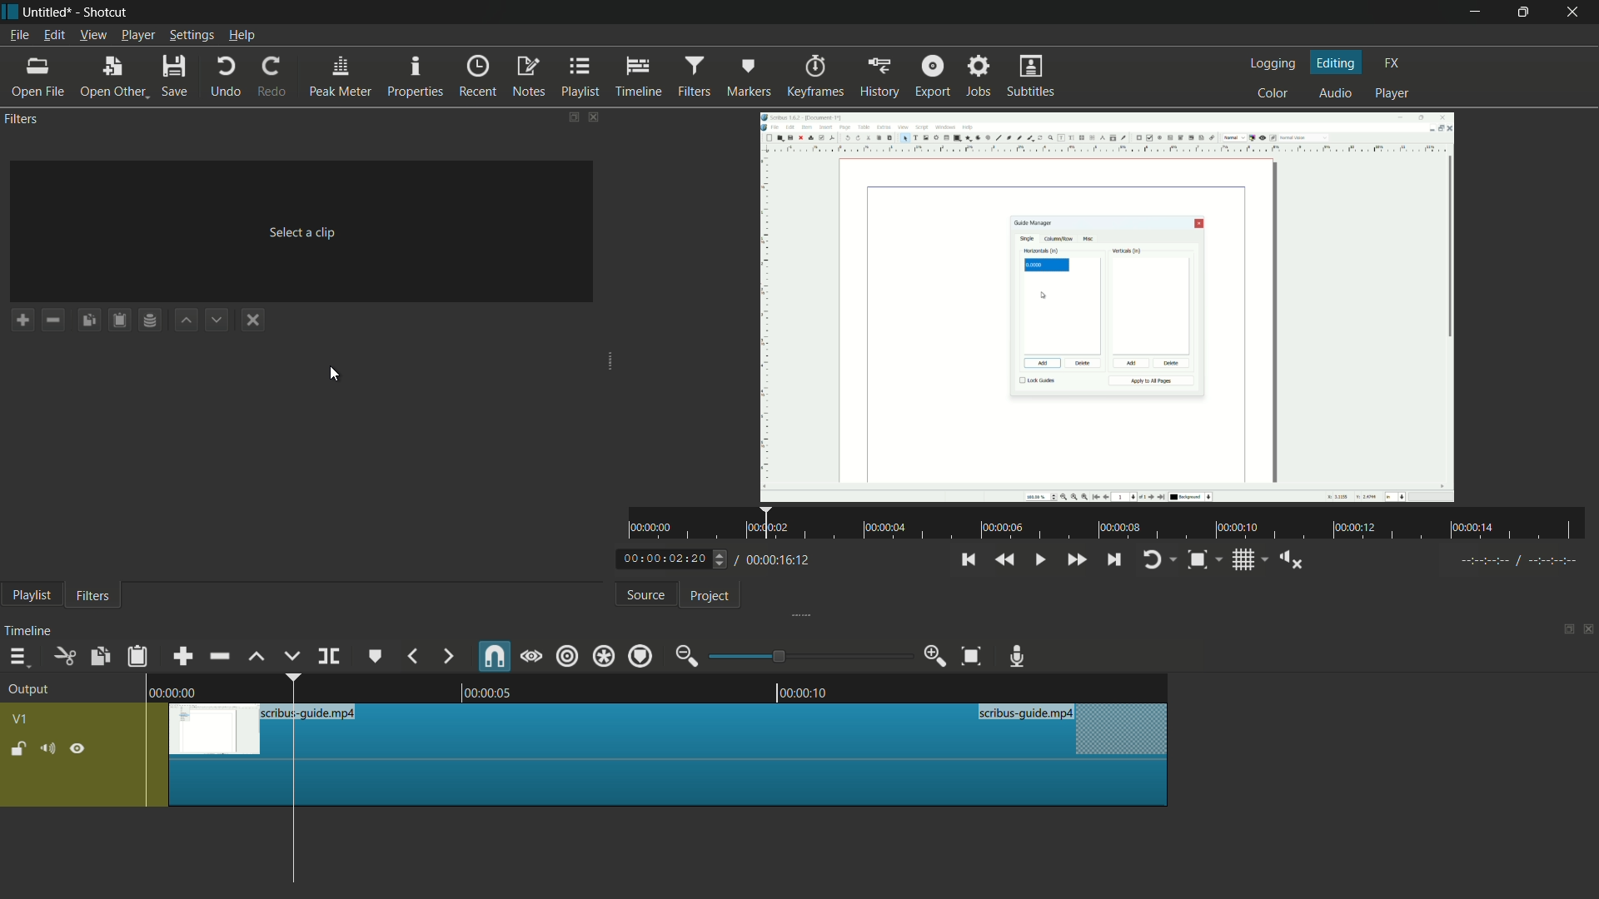 This screenshot has height=899, width=1599. Describe the element at coordinates (980, 75) in the screenshot. I see `jobs` at that location.